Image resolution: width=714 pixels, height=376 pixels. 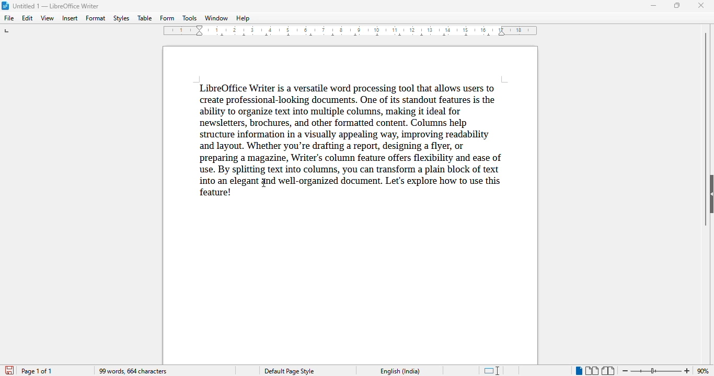 I want to click on cursor, so click(x=265, y=184).